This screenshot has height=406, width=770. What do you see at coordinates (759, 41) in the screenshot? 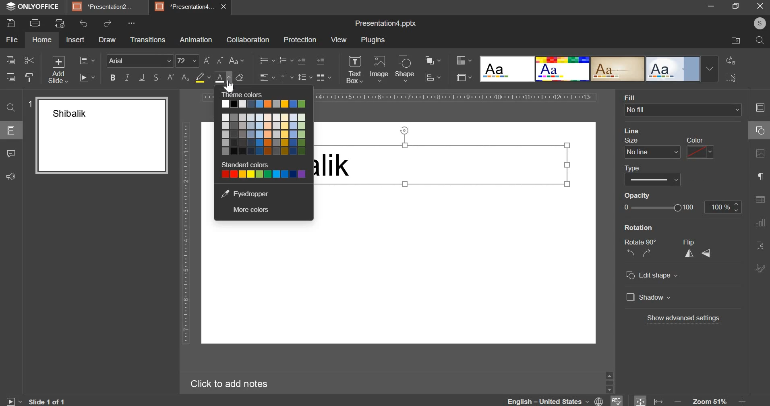
I see `Search` at bounding box center [759, 41].